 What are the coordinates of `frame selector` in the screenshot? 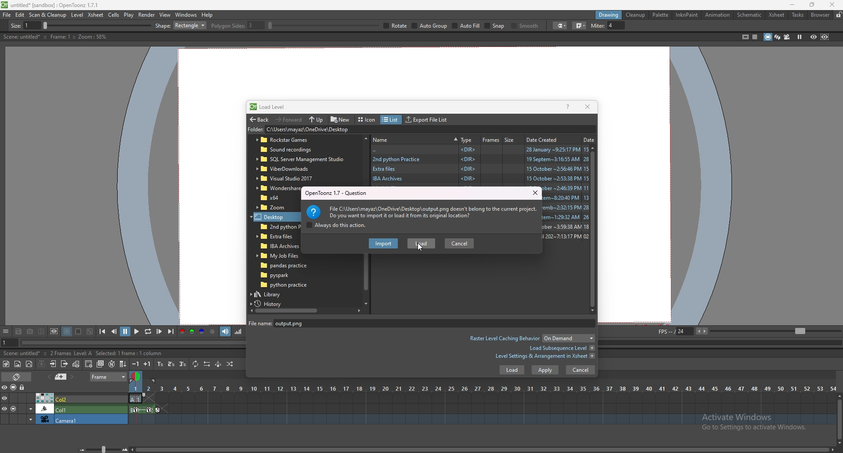 It's located at (137, 376).